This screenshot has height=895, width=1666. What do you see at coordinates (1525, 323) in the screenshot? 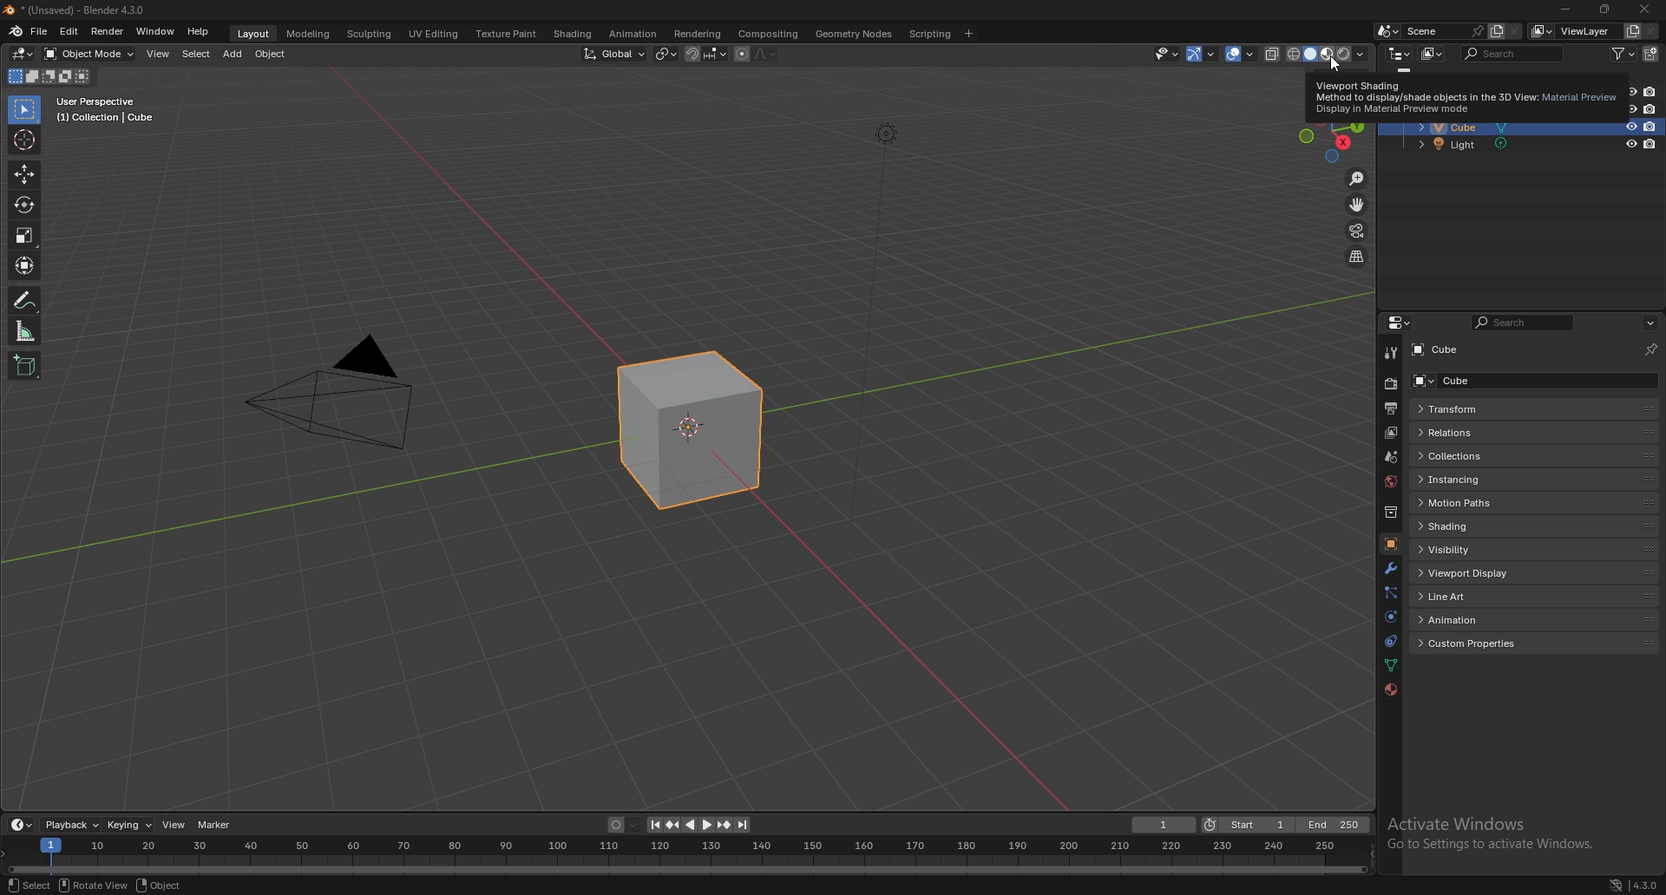
I see `search` at bounding box center [1525, 323].